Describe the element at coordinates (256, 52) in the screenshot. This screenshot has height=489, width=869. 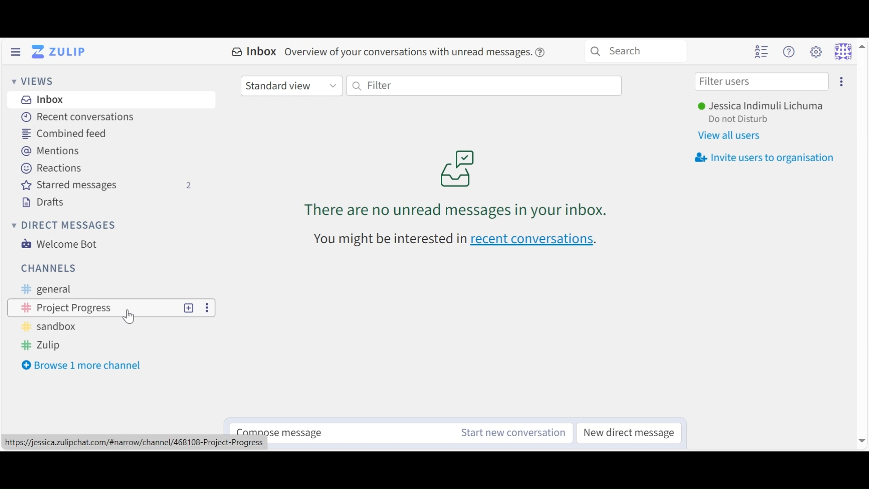
I see `Inbox` at that location.